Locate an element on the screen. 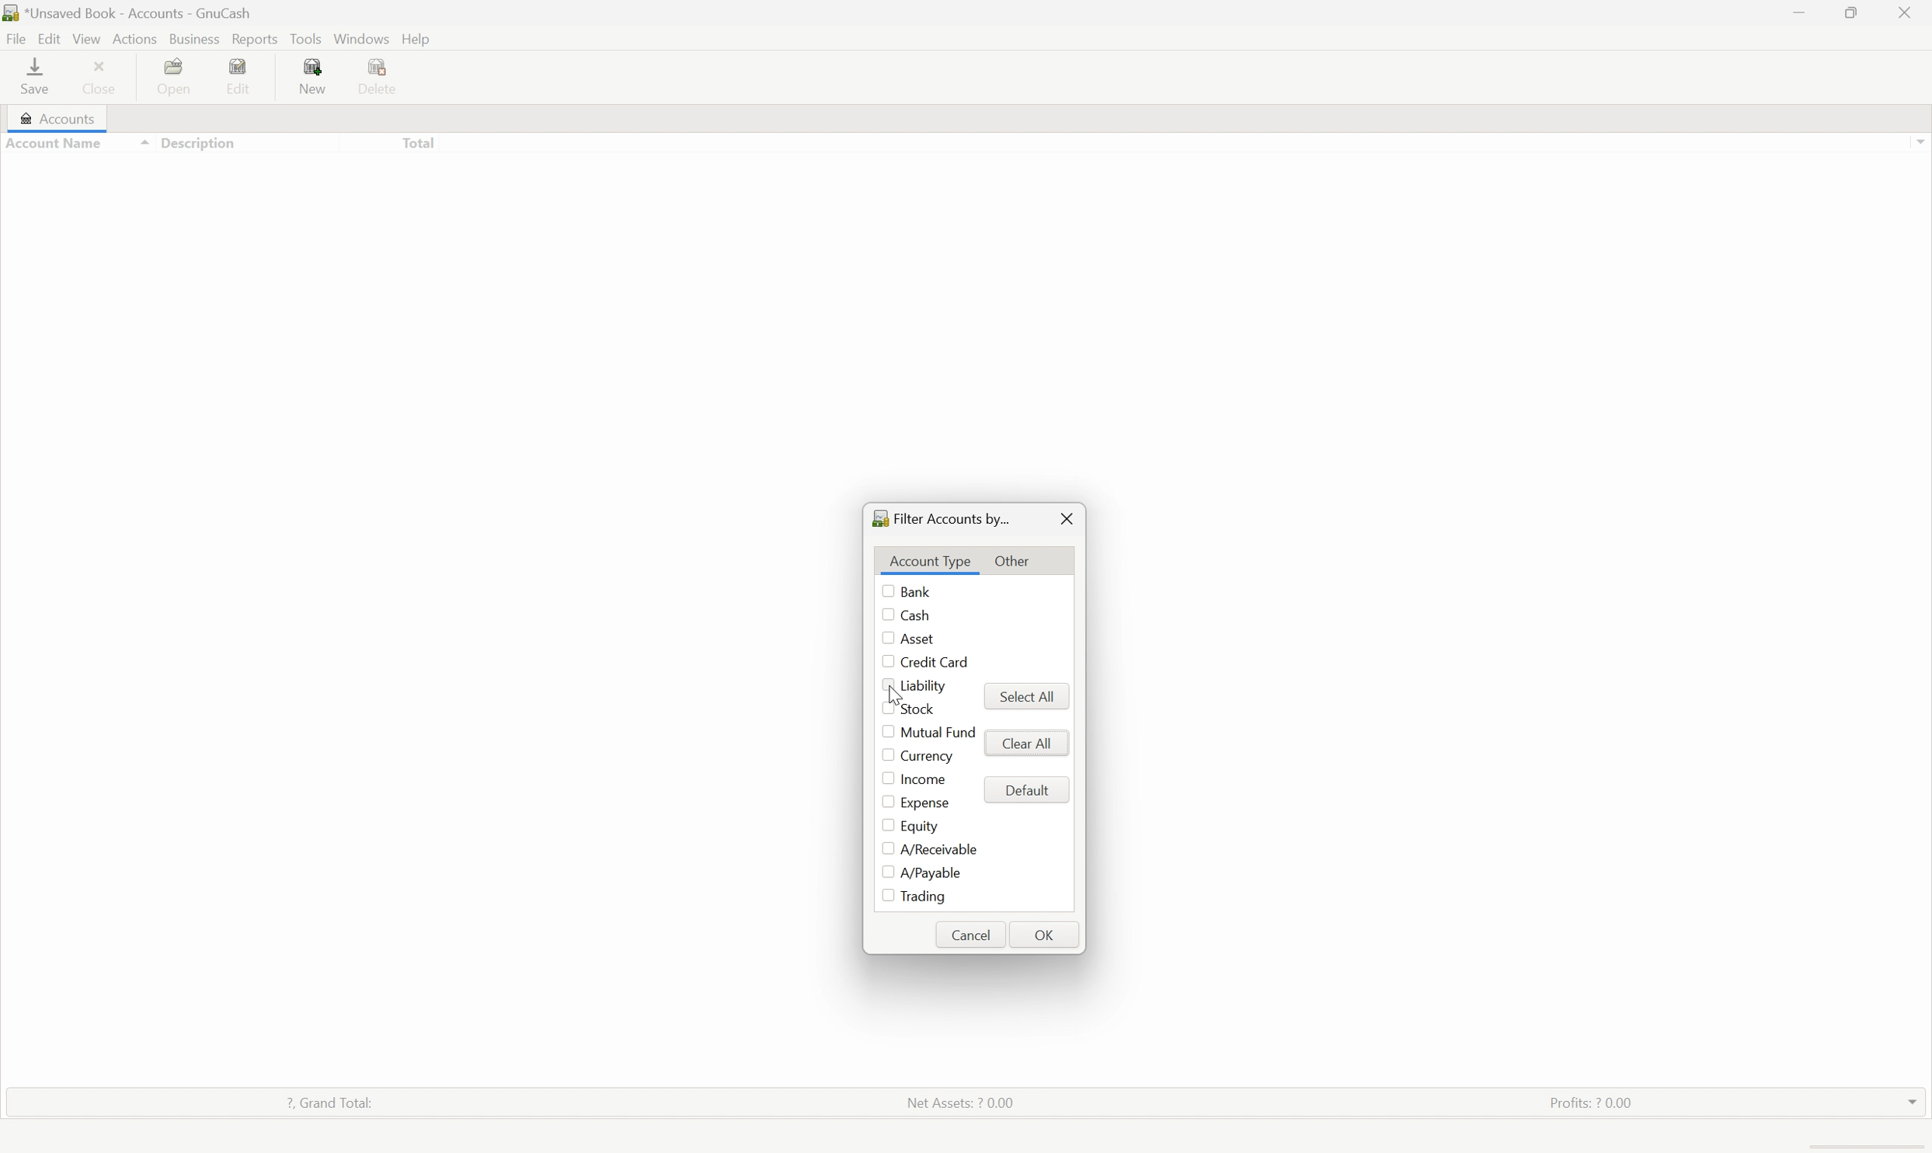  A/Payable is located at coordinates (931, 875).